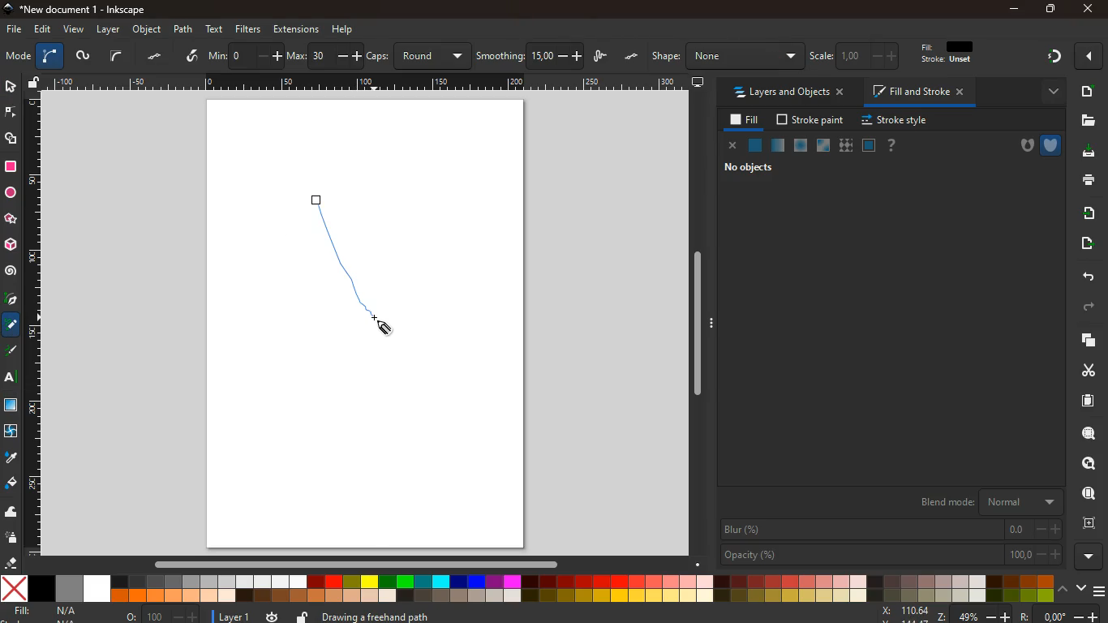 The image size is (1108, 623). What do you see at coordinates (921, 91) in the screenshot?
I see `fill and stroke` at bounding box center [921, 91].